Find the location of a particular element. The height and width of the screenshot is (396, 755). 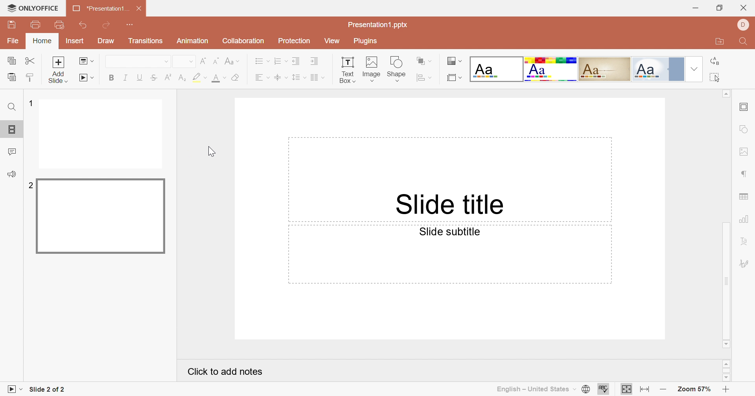

Drop Down is located at coordinates (430, 60).